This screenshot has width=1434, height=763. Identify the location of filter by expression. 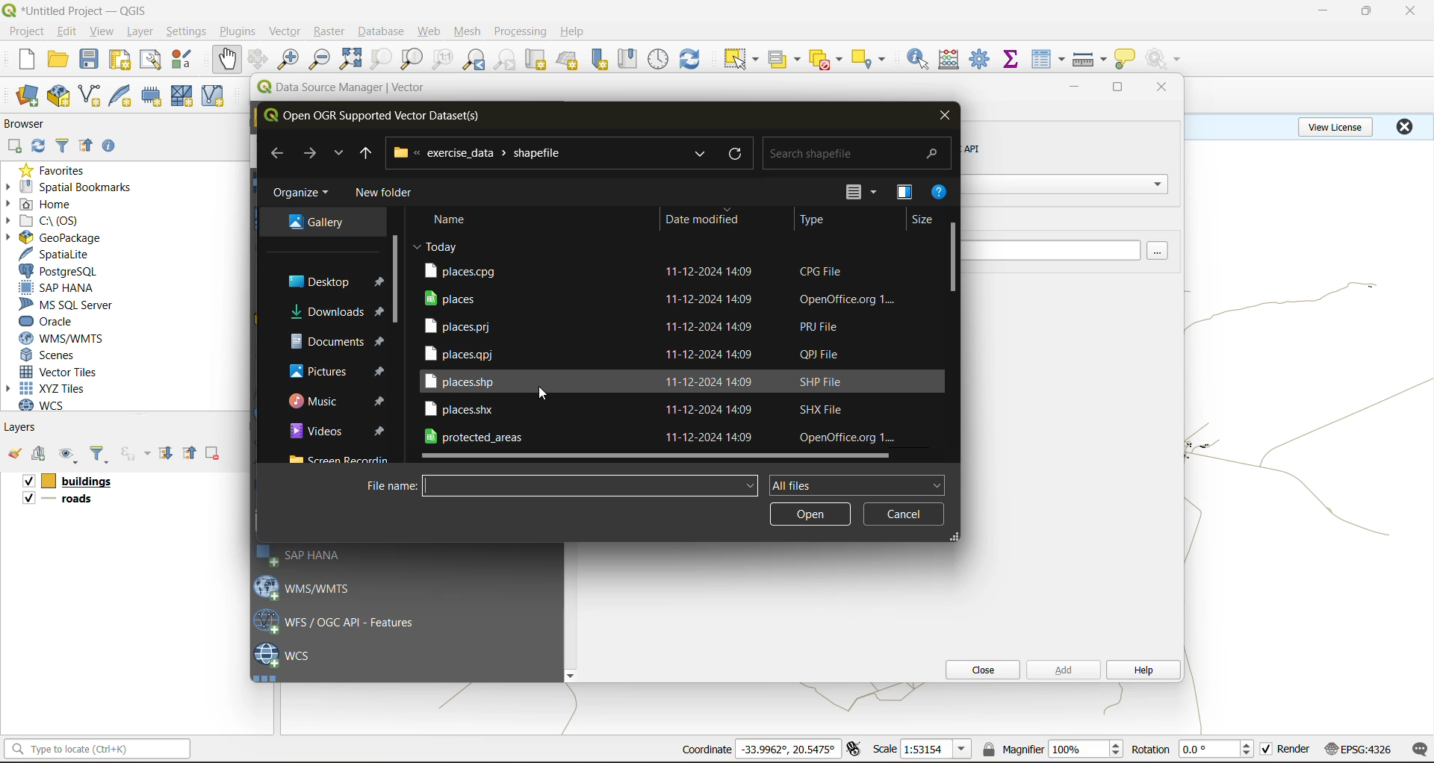
(137, 452).